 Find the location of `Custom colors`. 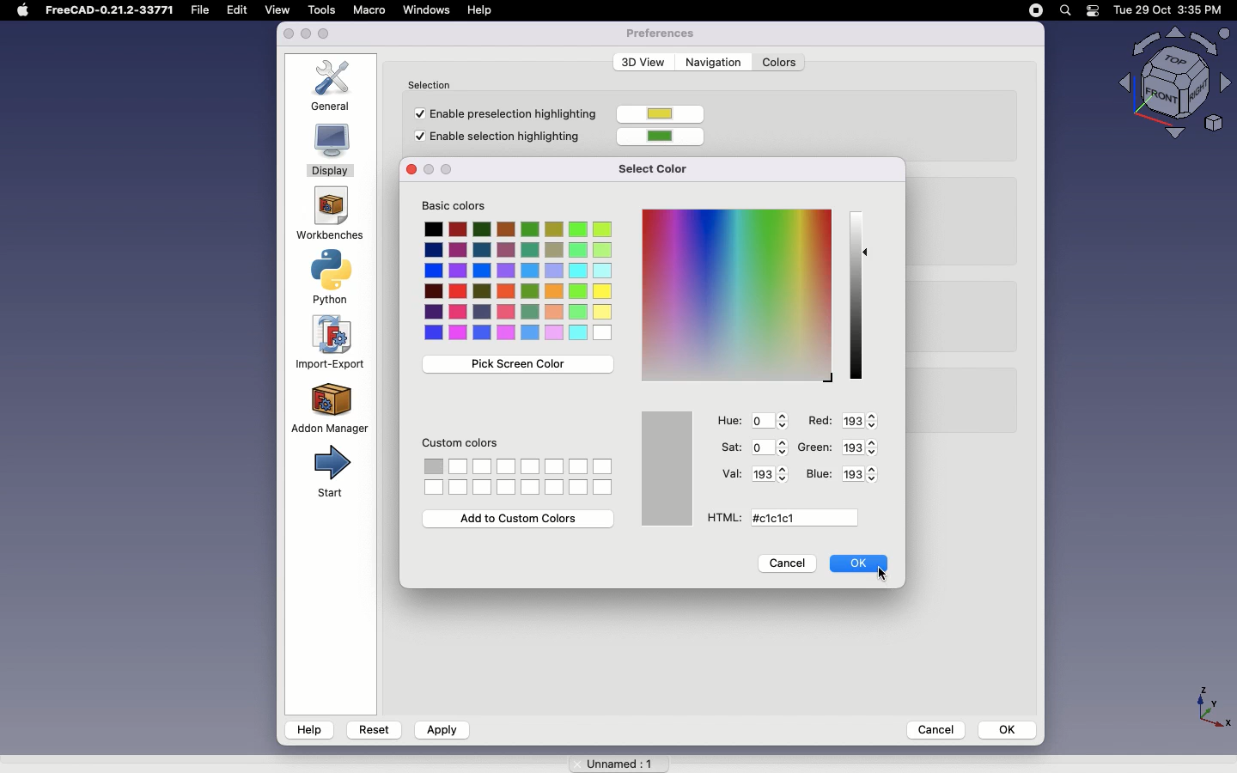

Custom colors is located at coordinates (462, 446).